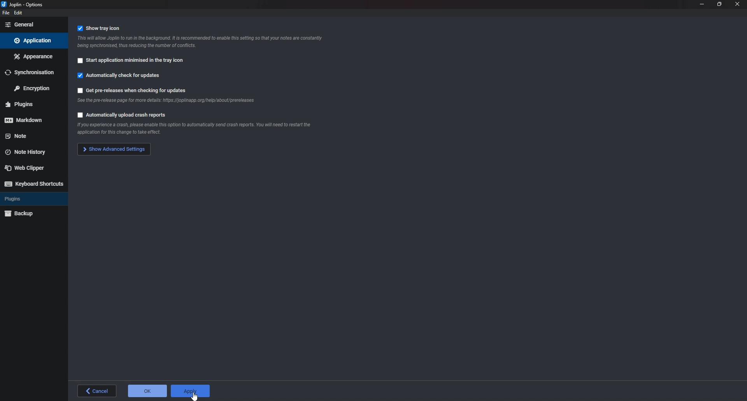  I want to click on Appearance, so click(33, 56).